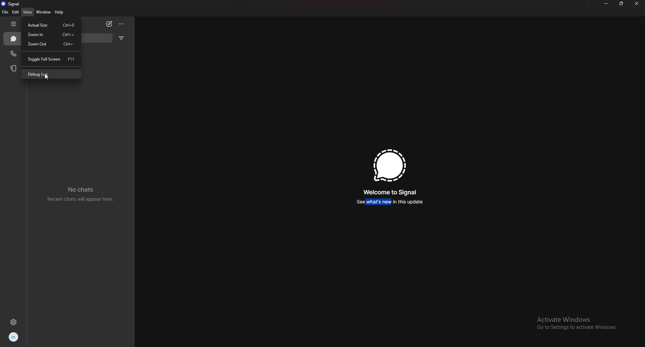 This screenshot has height=347, width=645. I want to click on view, so click(27, 12).